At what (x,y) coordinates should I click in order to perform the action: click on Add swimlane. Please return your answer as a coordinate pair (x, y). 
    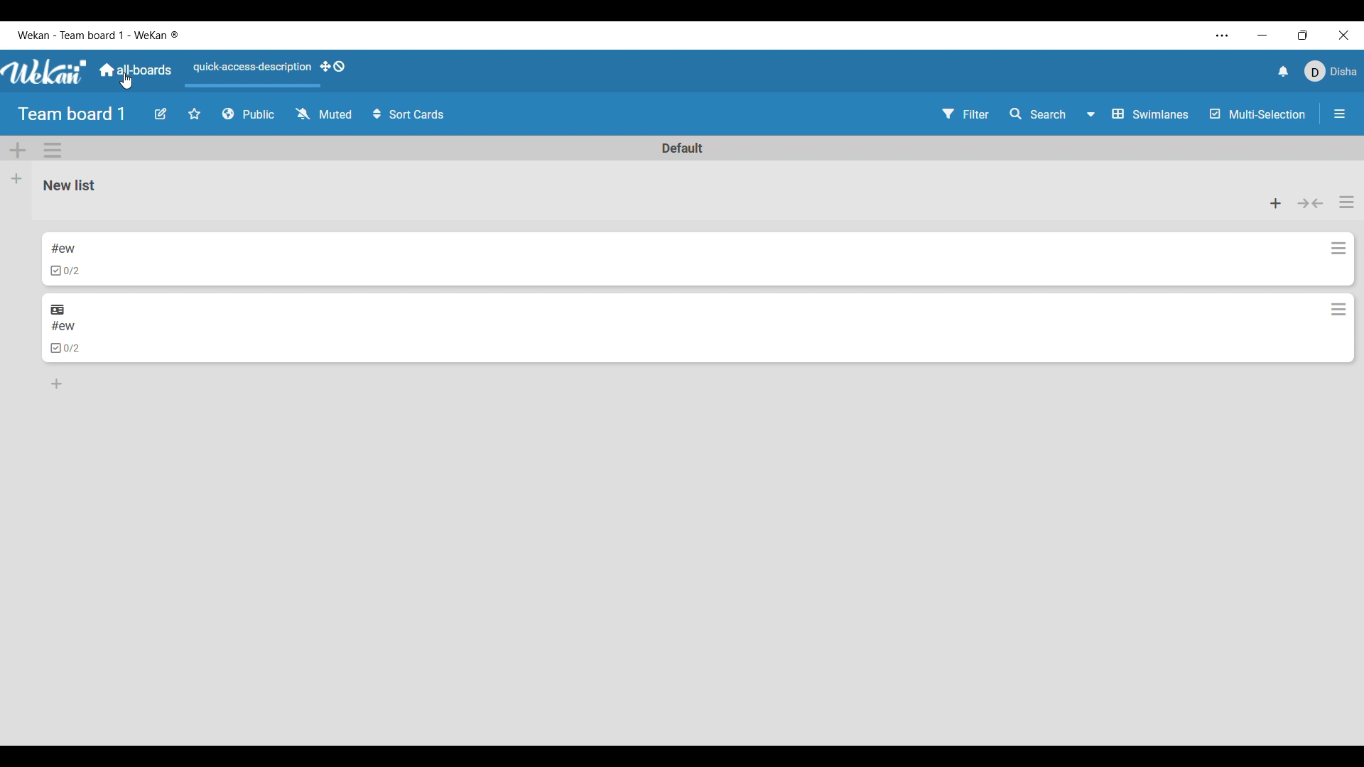
    Looking at the image, I should click on (18, 150).